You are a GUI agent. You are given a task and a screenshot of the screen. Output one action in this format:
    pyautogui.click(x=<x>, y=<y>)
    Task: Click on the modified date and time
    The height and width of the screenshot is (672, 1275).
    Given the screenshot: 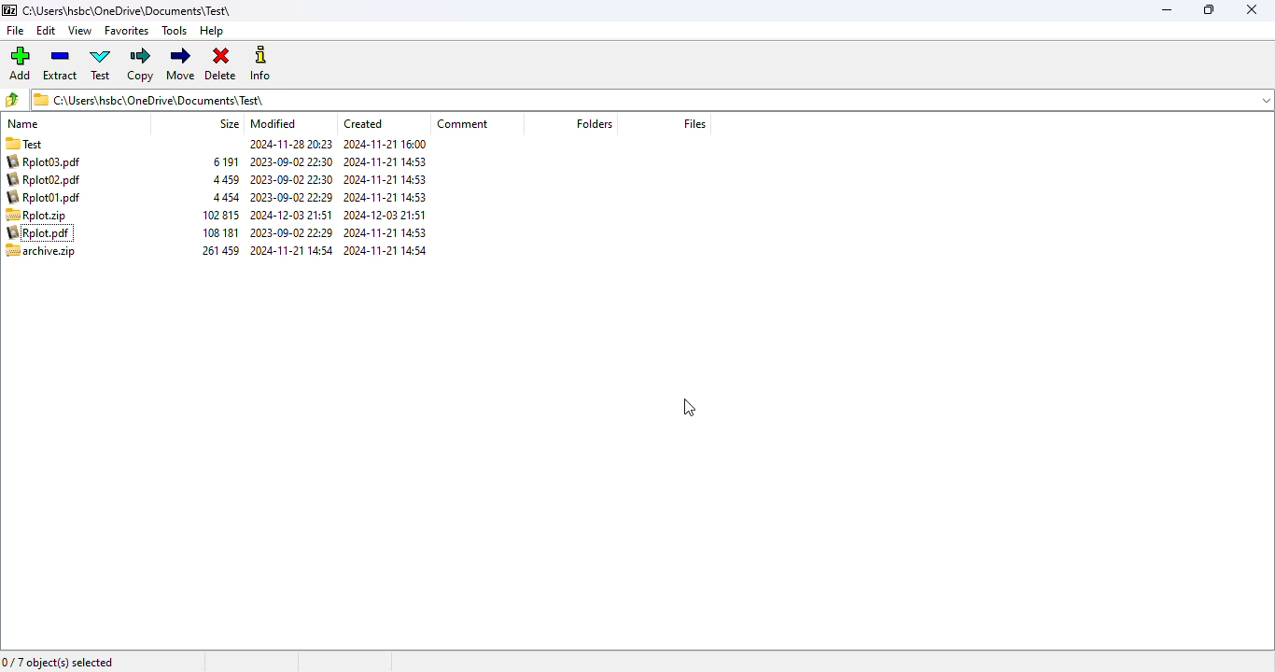 What is the action you would take?
    pyautogui.click(x=290, y=243)
    